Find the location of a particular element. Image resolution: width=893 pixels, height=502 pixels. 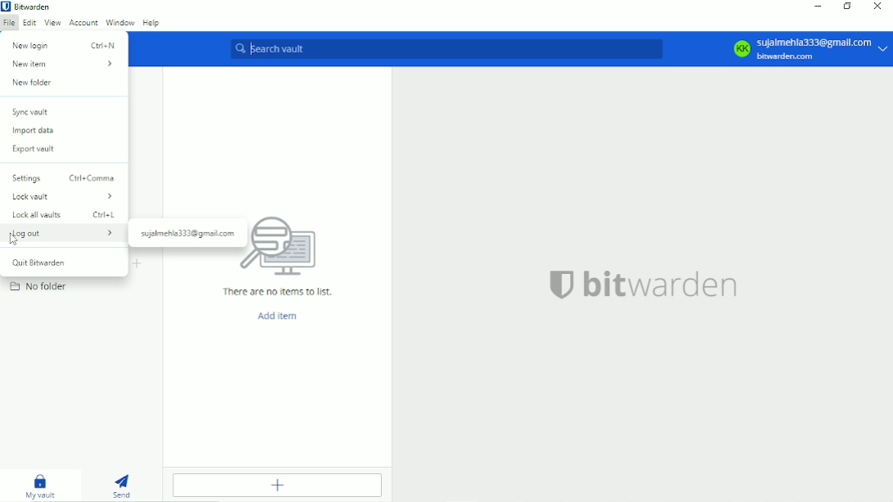

Edit is located at coordinates (29, 23).